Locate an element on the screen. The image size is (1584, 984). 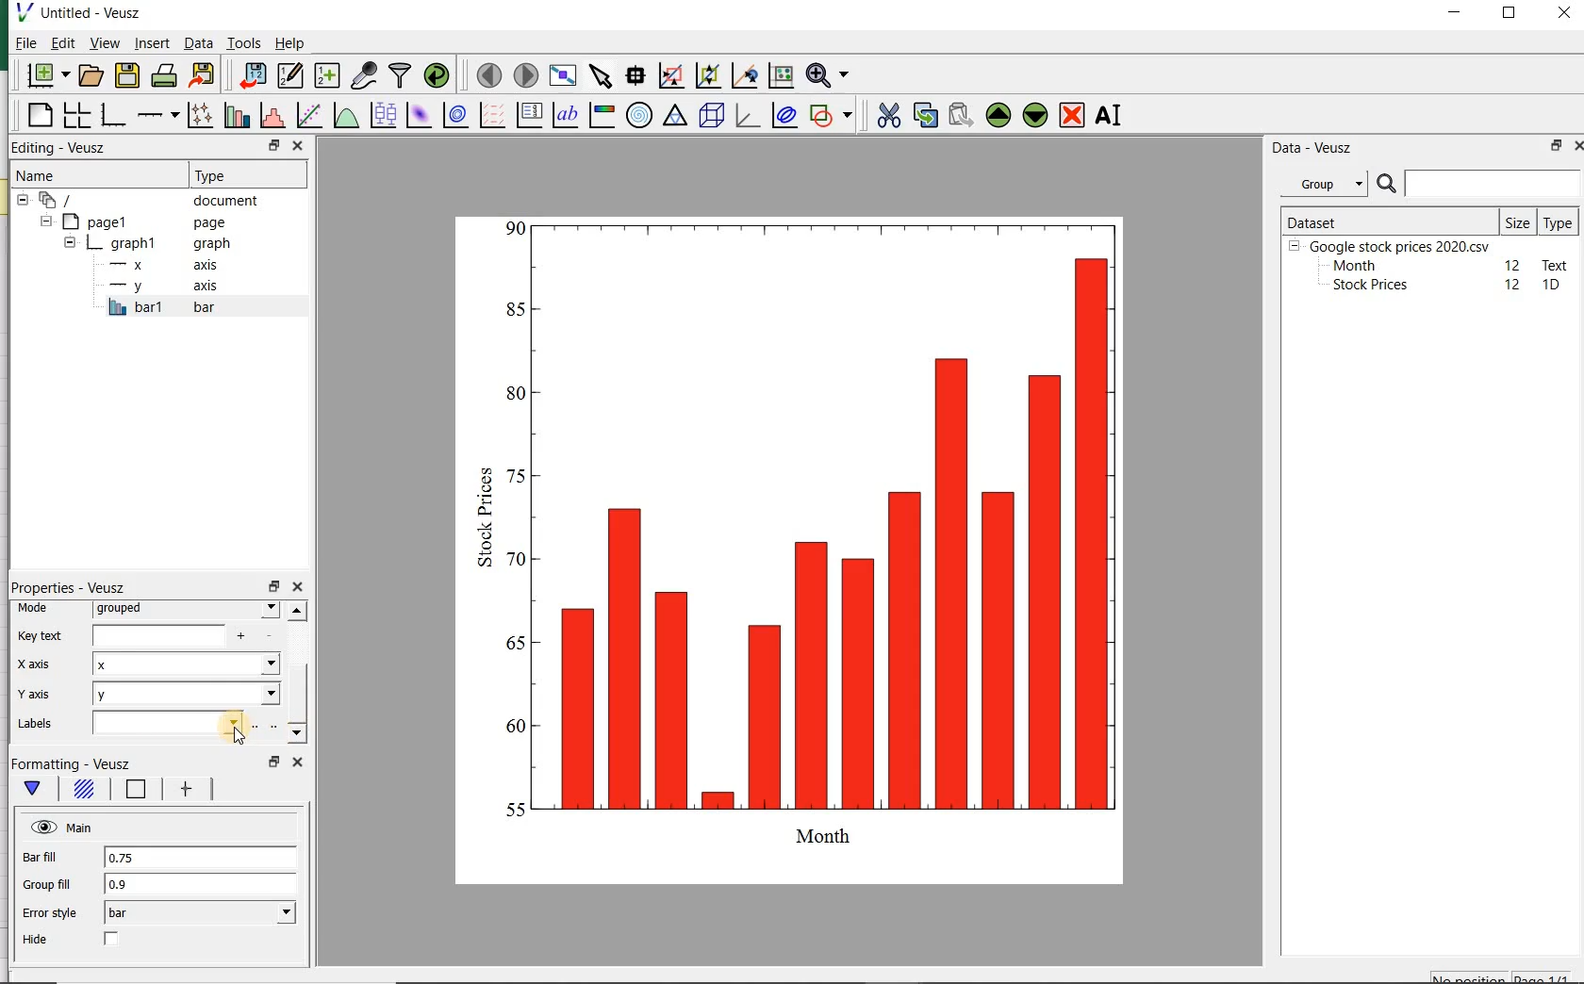
x-axis is located at coordinates (37, 665).